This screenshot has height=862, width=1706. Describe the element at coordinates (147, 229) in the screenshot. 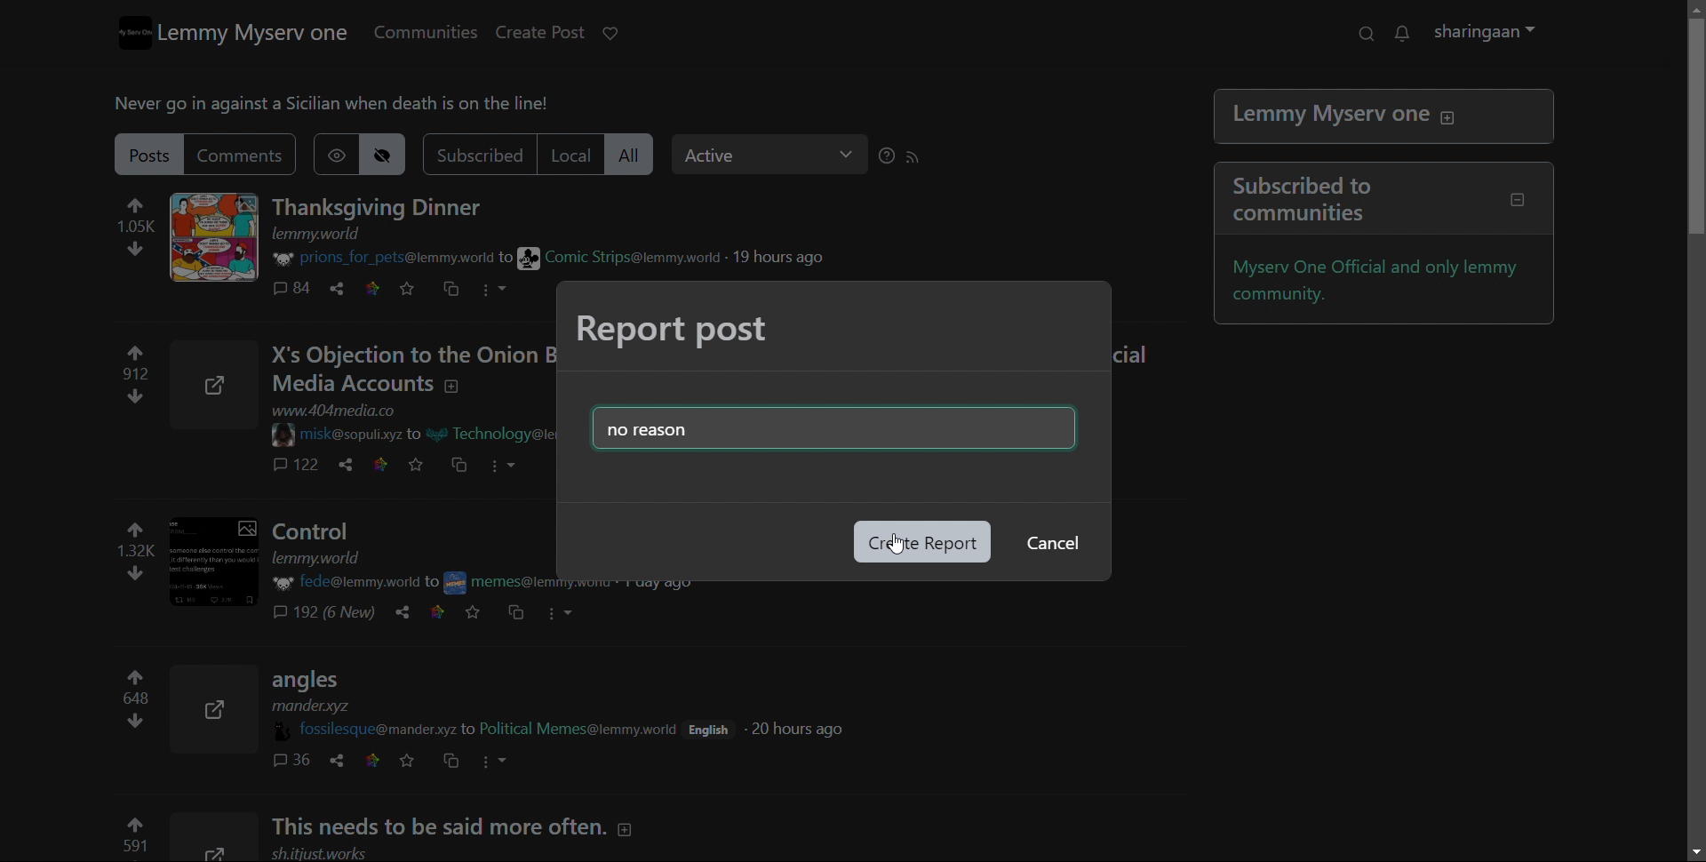

I see `upvote and downvote` at that location.